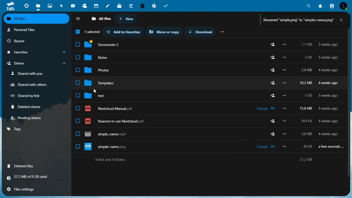  I want to click on upgrade, so click(131, 5).